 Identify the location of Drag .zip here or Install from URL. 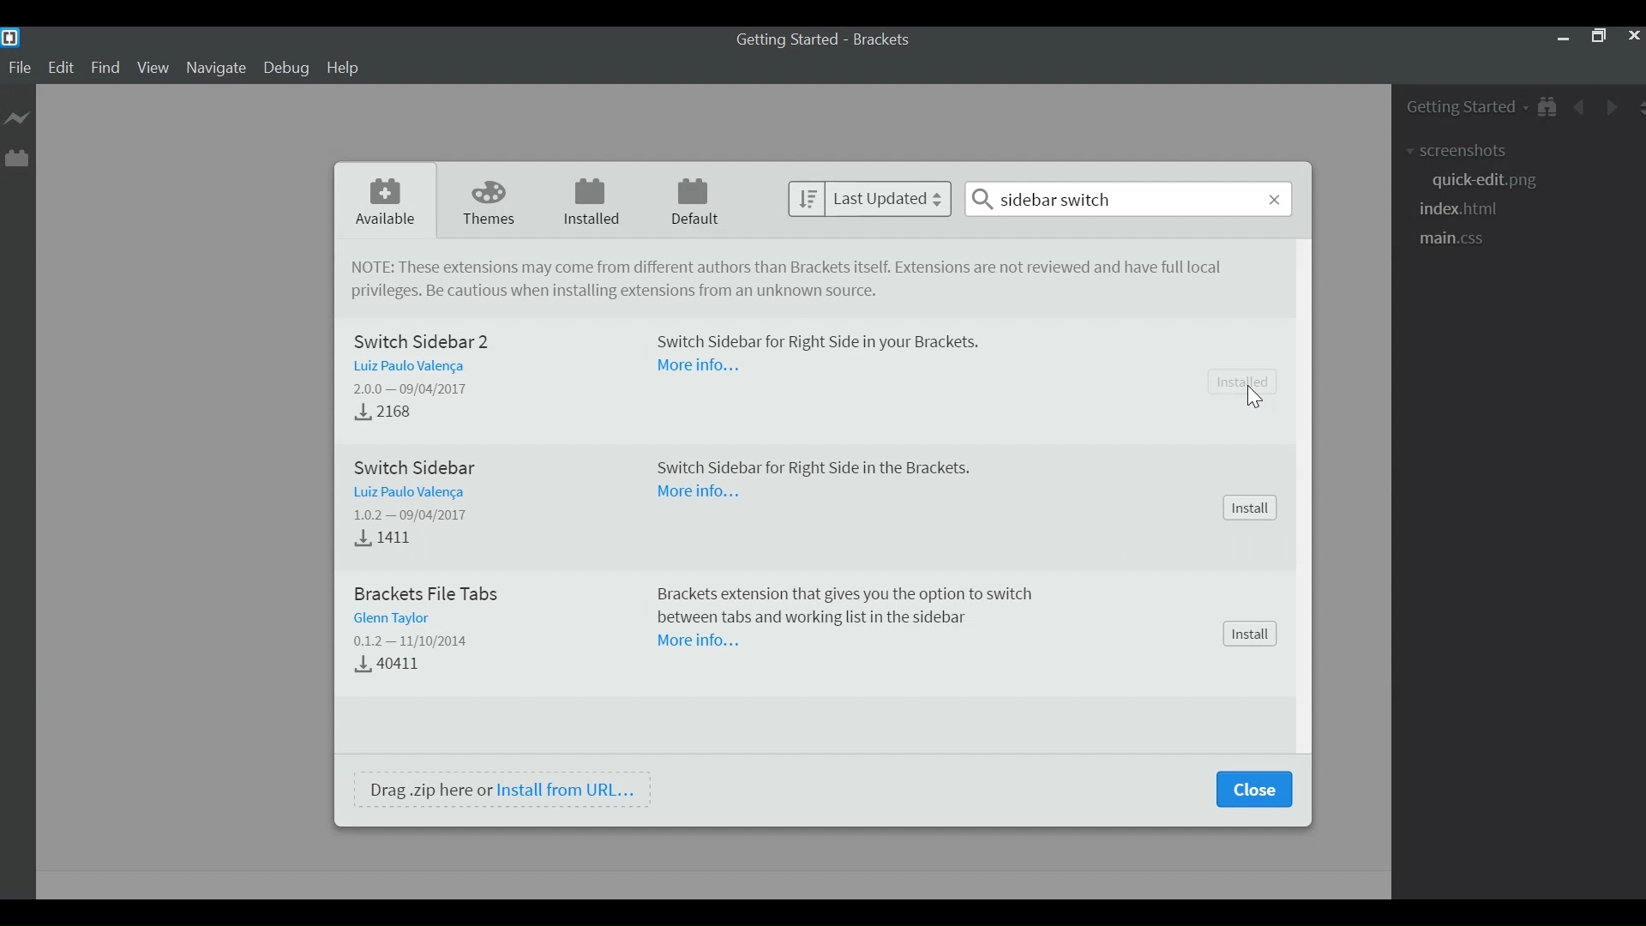
(503, 790).